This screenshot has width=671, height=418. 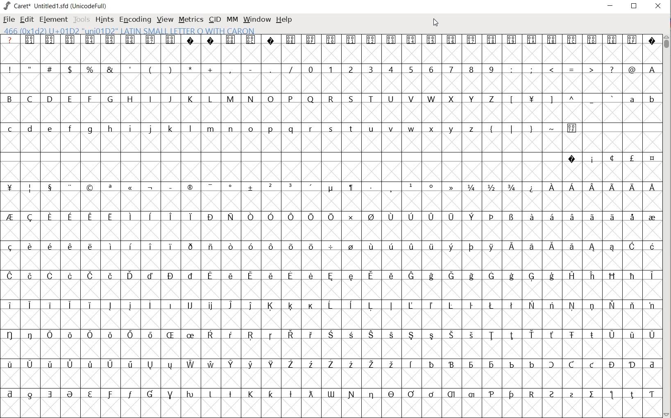 I want to click on CURSOR, so click(x=437, y=24).